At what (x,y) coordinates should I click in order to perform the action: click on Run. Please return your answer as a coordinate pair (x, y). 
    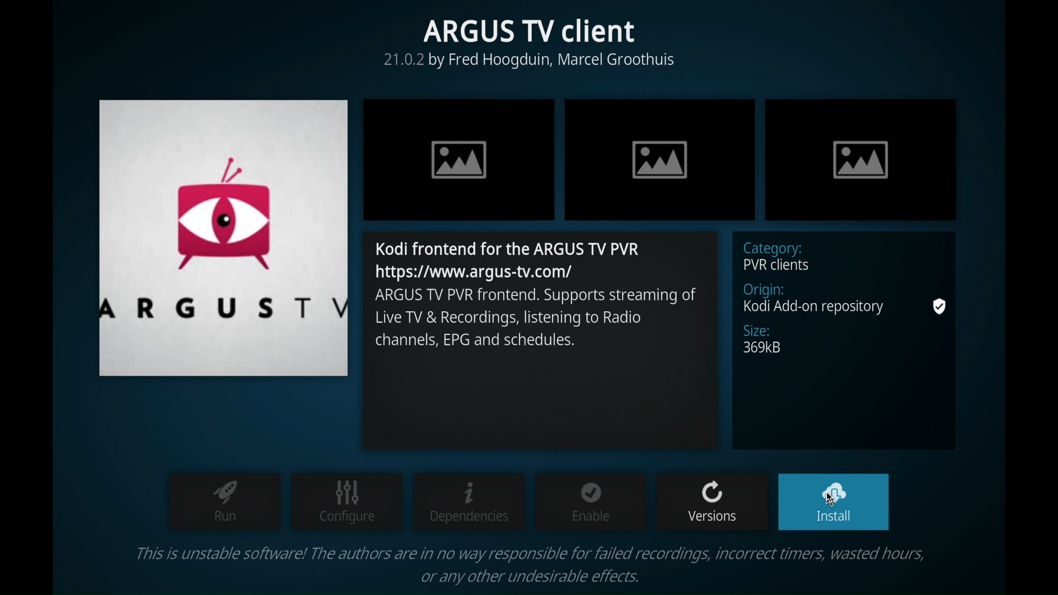
    Looking at the image, I should click on (223, 505).